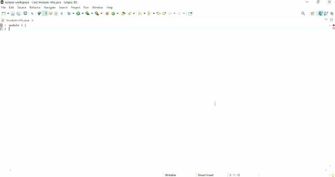 The width and height of the screenshot is (335, 177). Describe the element at coordinates (308, 2) in the screenshot. I see `Minimize` at that location.